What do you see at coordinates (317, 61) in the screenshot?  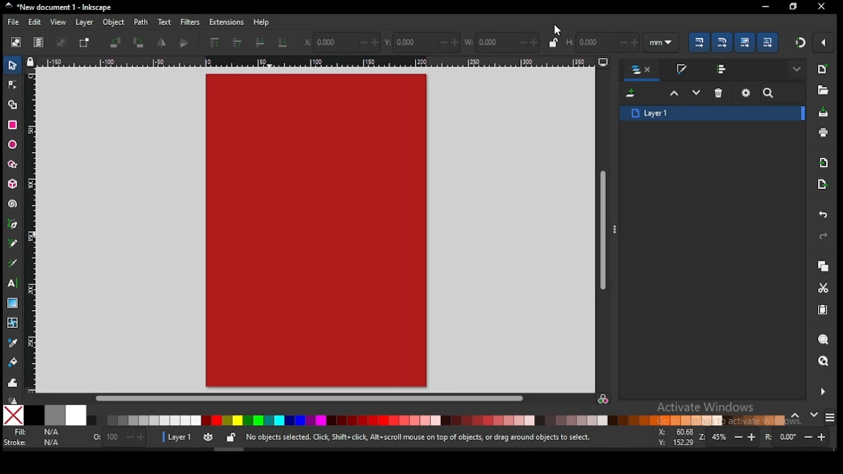 I see `horizontal ruler` at bounding box center [317, 61].